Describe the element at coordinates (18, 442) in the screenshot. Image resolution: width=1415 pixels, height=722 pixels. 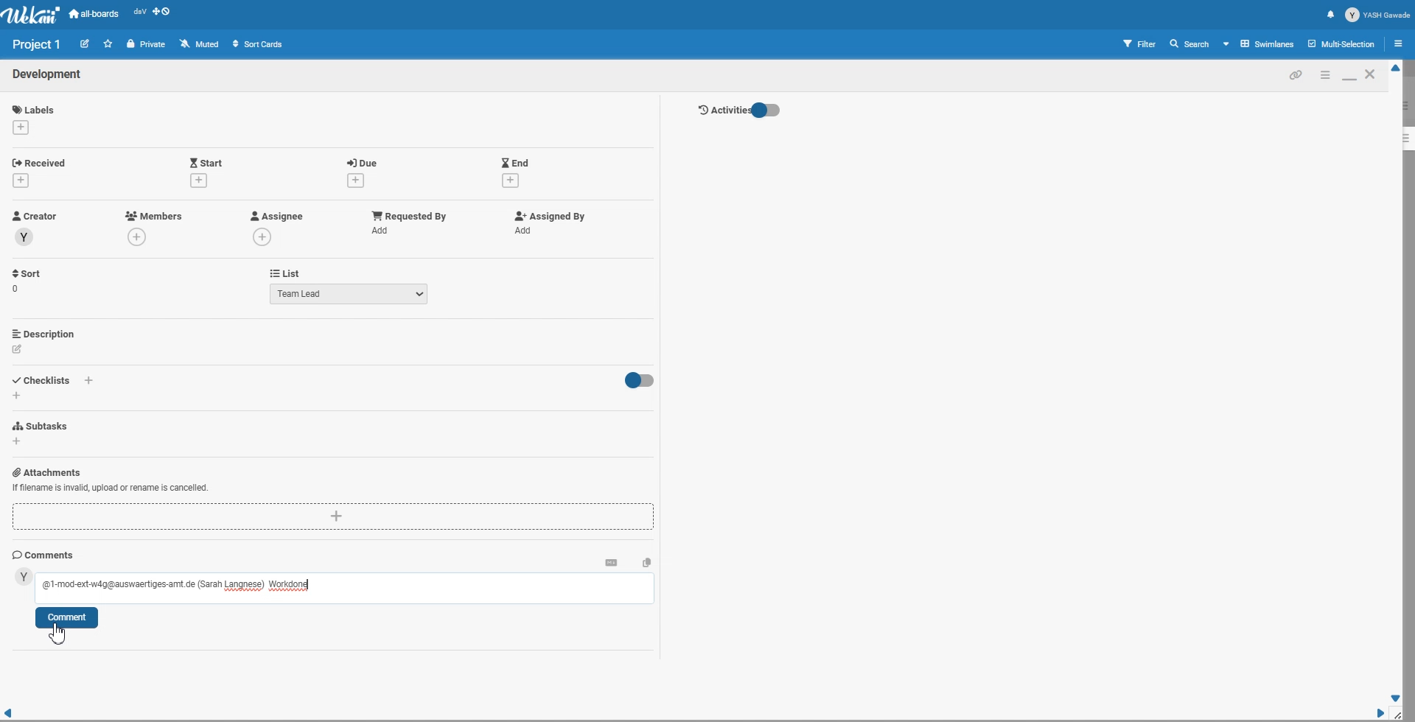
I see `add` at that location.